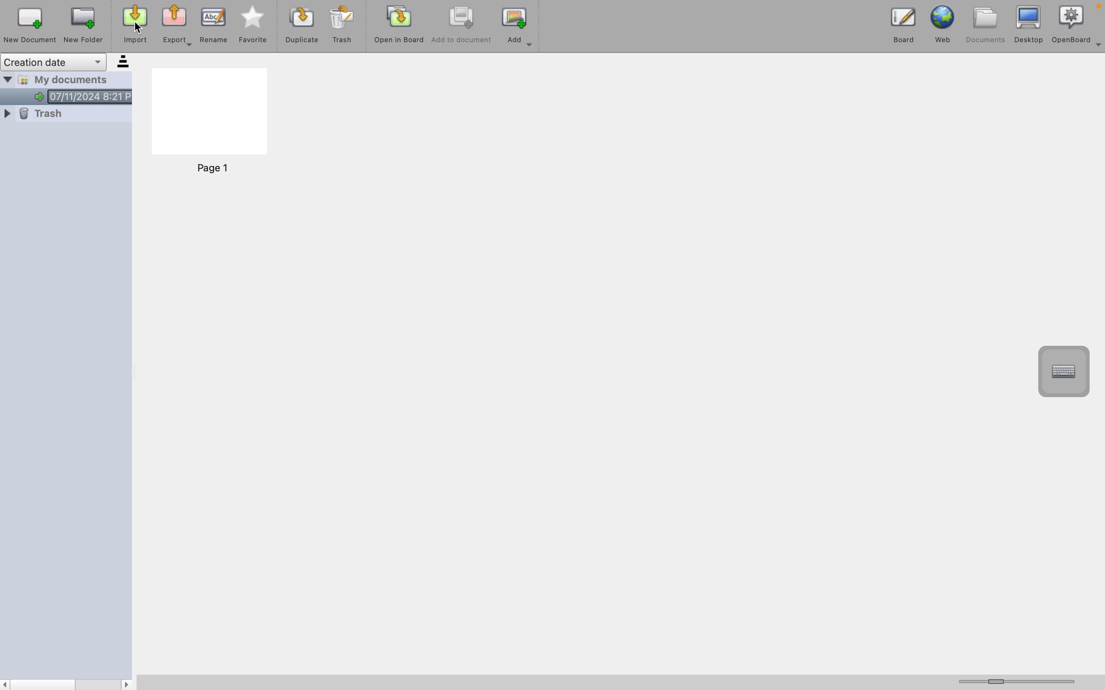 The image size is (1105, 690). What do you see at coordinates (215, 26) in the screenshot?
I see `rename` at bounding box center [215, 26].